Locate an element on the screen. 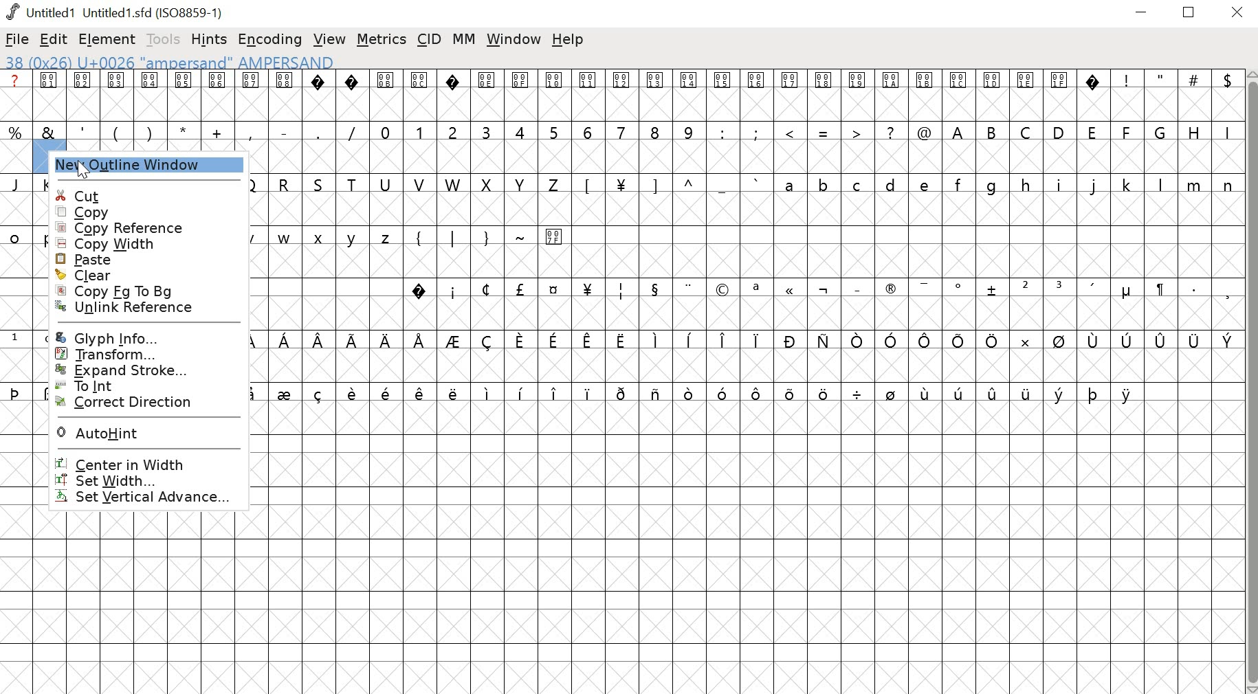 Image resolution: width=1258 pixels, height=694 pixels. 2 is located at coordinates (1025, 287).